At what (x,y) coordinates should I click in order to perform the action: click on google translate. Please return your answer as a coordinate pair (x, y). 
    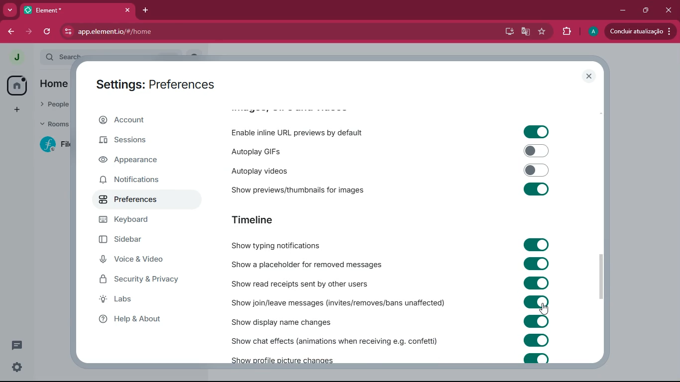
    Looking at the image, I should click on (528, 31).